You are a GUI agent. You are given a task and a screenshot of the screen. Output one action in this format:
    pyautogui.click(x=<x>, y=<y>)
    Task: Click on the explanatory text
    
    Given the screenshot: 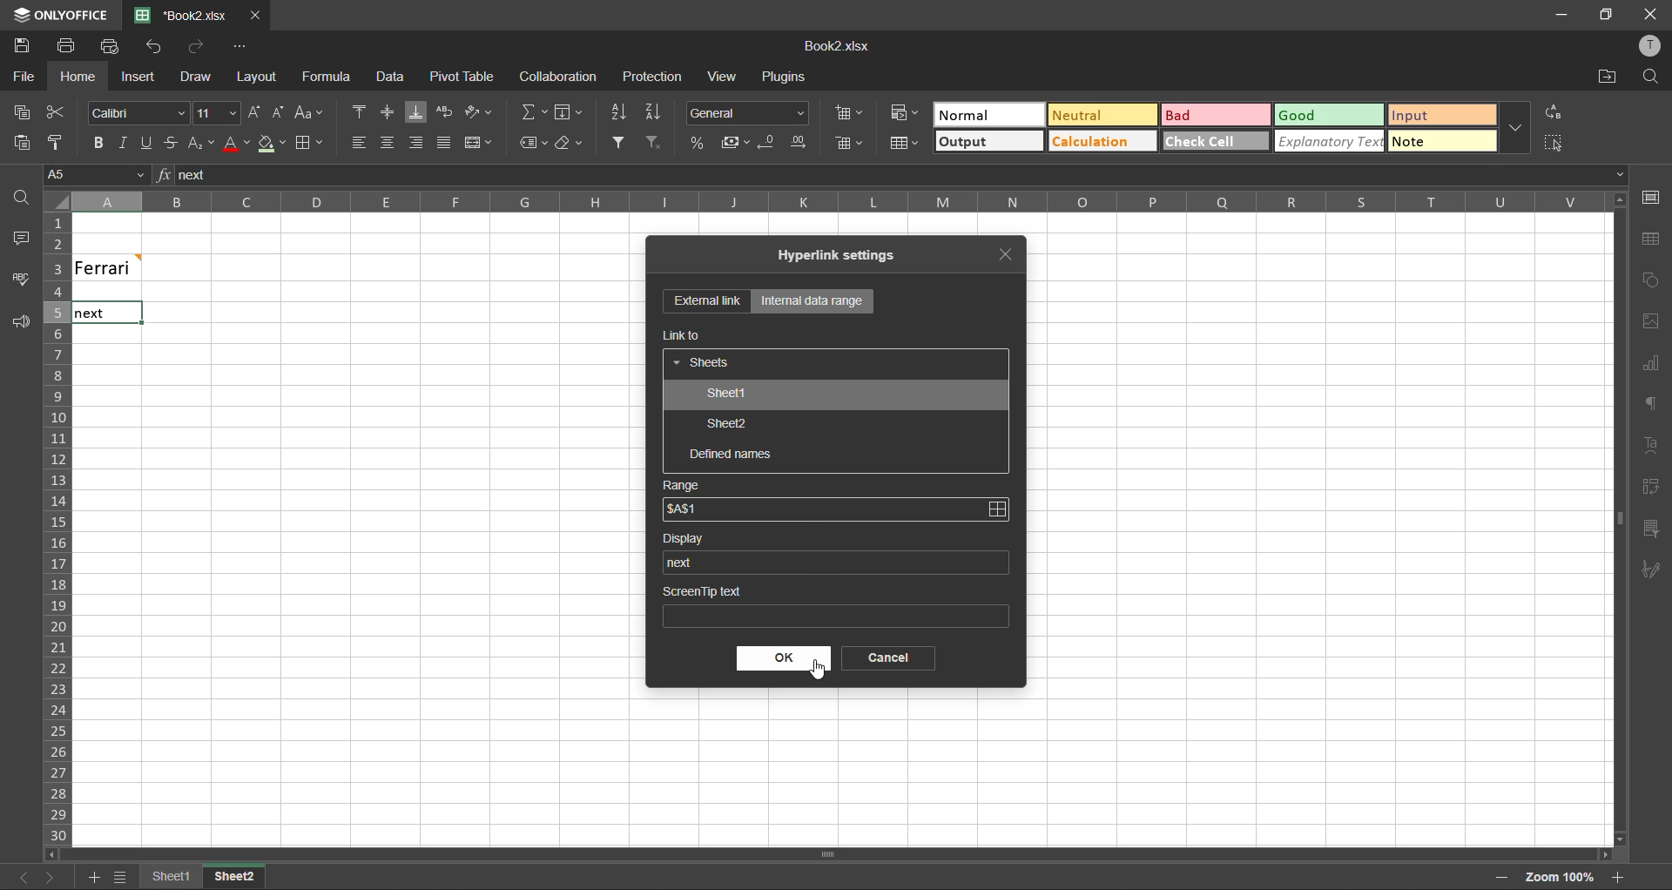 What is the action you would take?
    pyautogui.click(x=1327, y=143)
    